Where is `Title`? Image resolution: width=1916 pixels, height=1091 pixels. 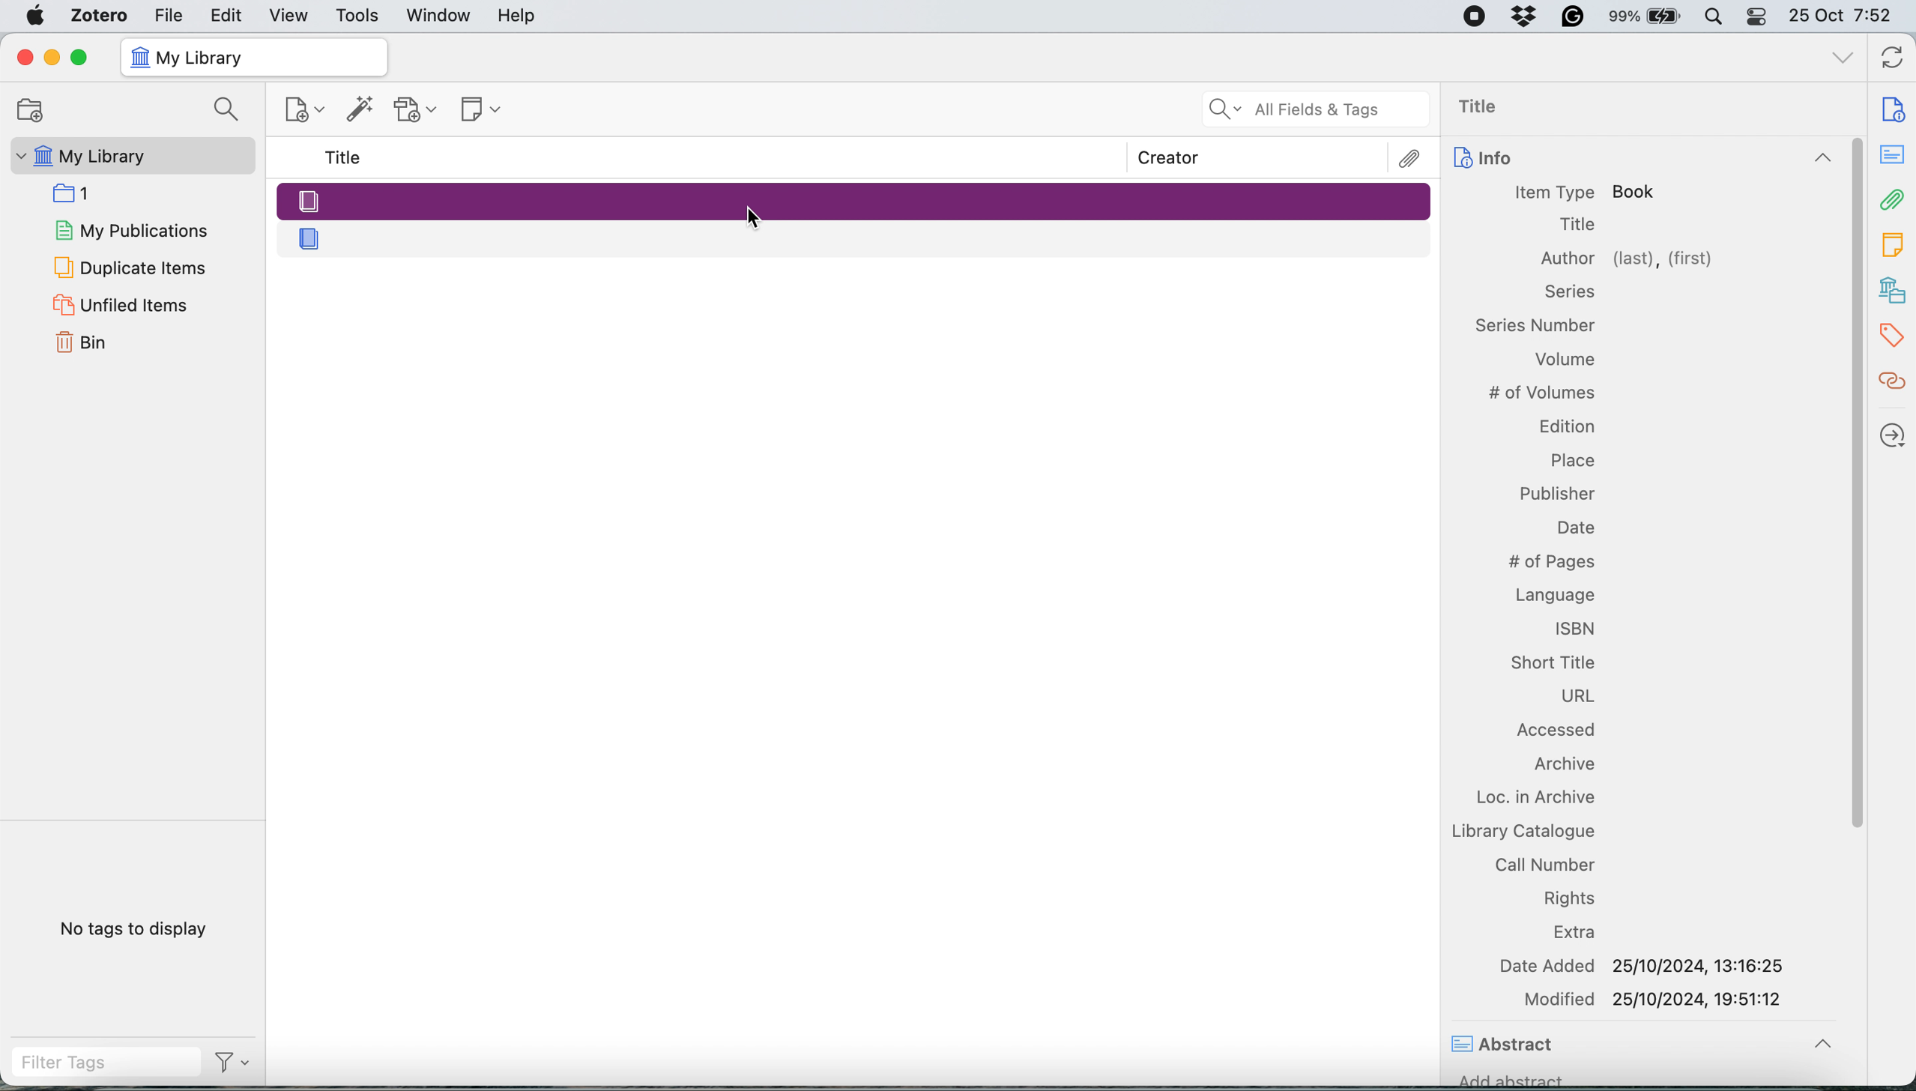 Title is located at coordinates (346, 158).